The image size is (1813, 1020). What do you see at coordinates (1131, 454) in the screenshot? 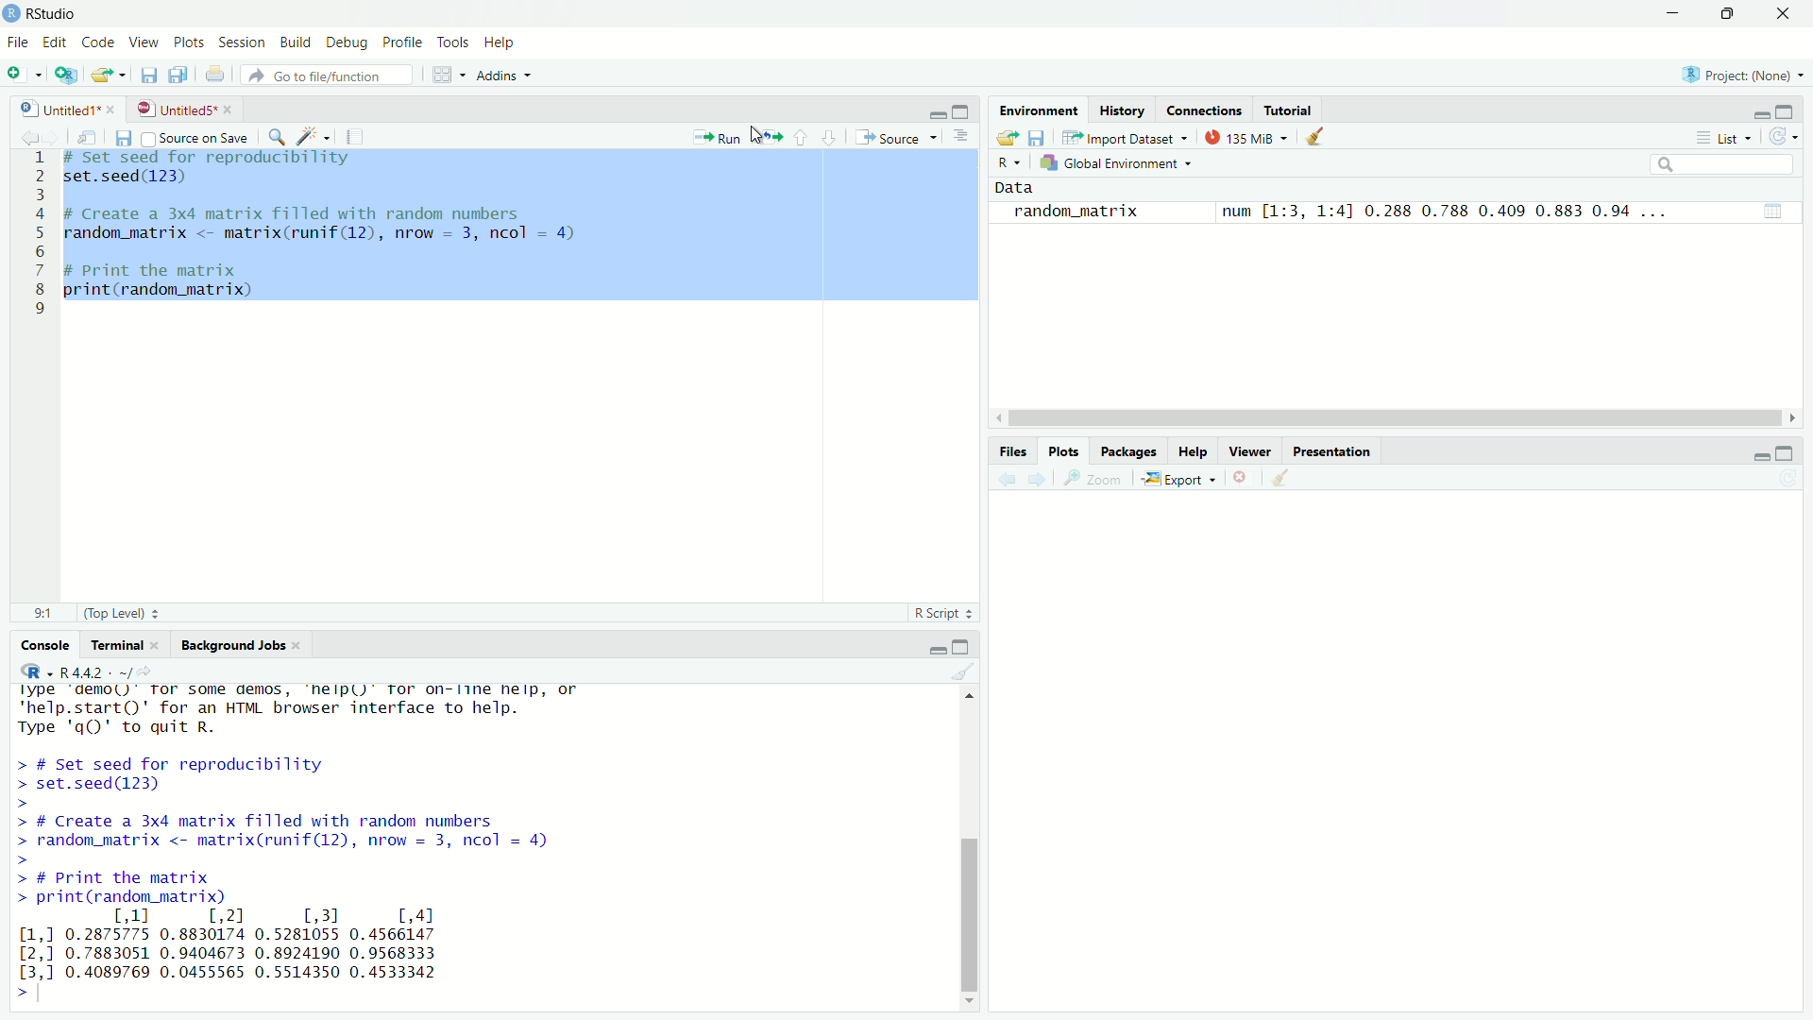
I see `Packages` at bounding box center [1131, 454].